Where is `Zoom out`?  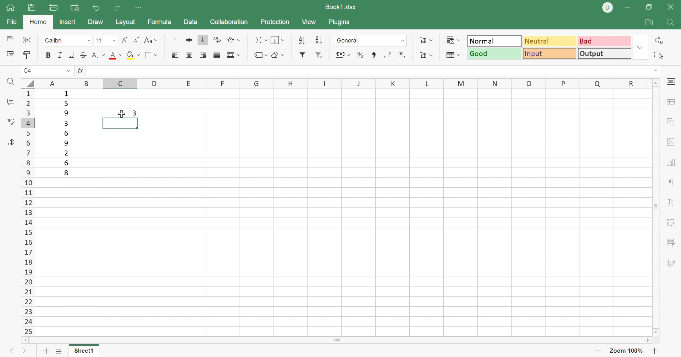
Zoom out is located at coordinates (598, 351).